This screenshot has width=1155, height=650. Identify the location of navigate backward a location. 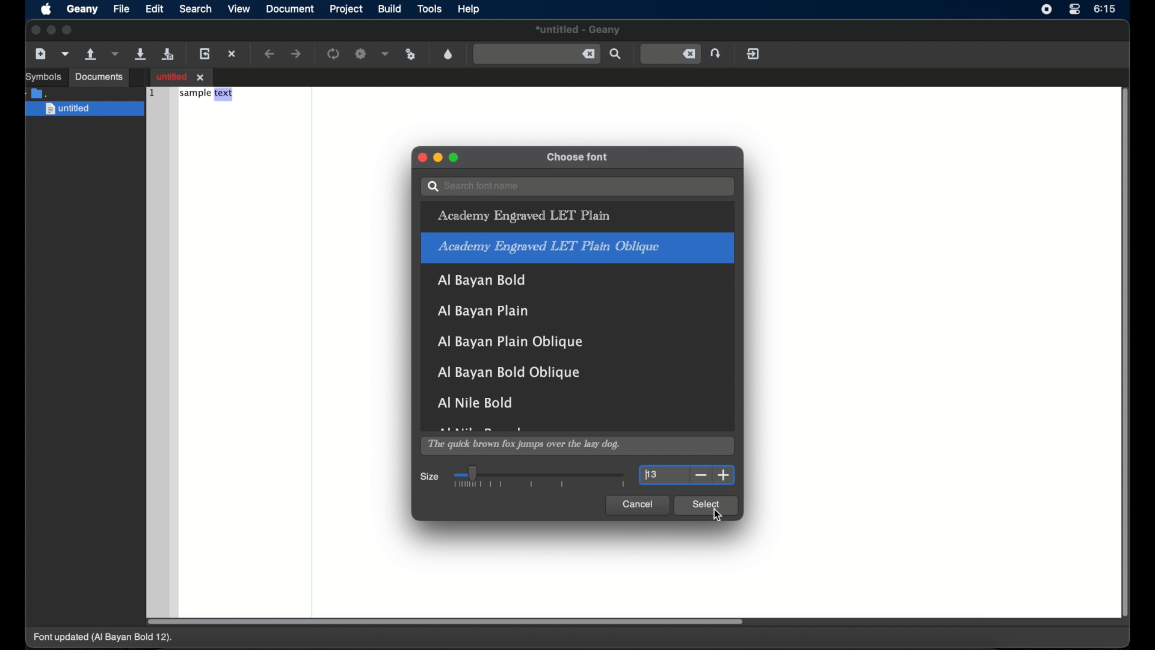
(270, 54).